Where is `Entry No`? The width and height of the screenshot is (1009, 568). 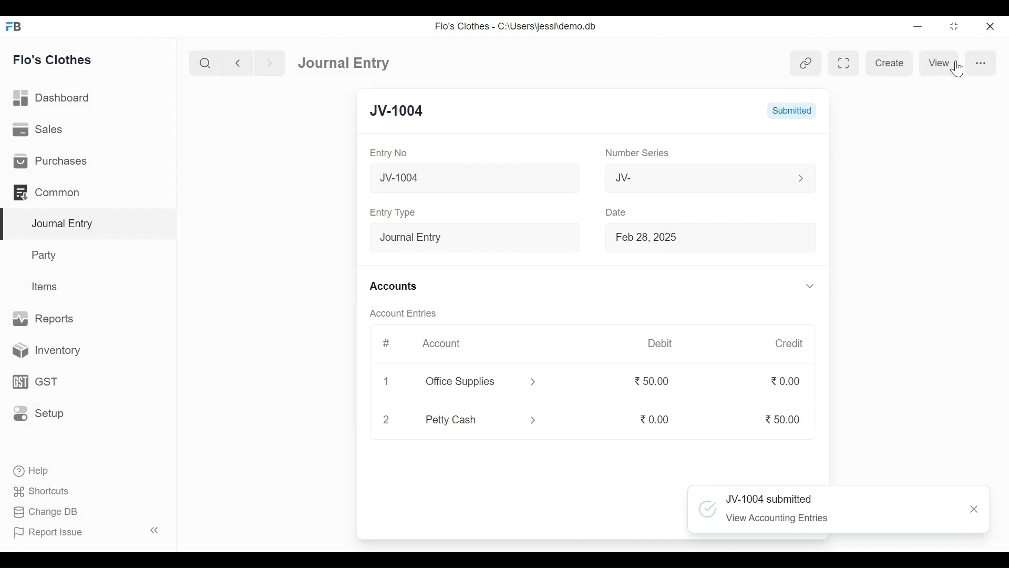 Entry No is located at coordinates (388, 153).